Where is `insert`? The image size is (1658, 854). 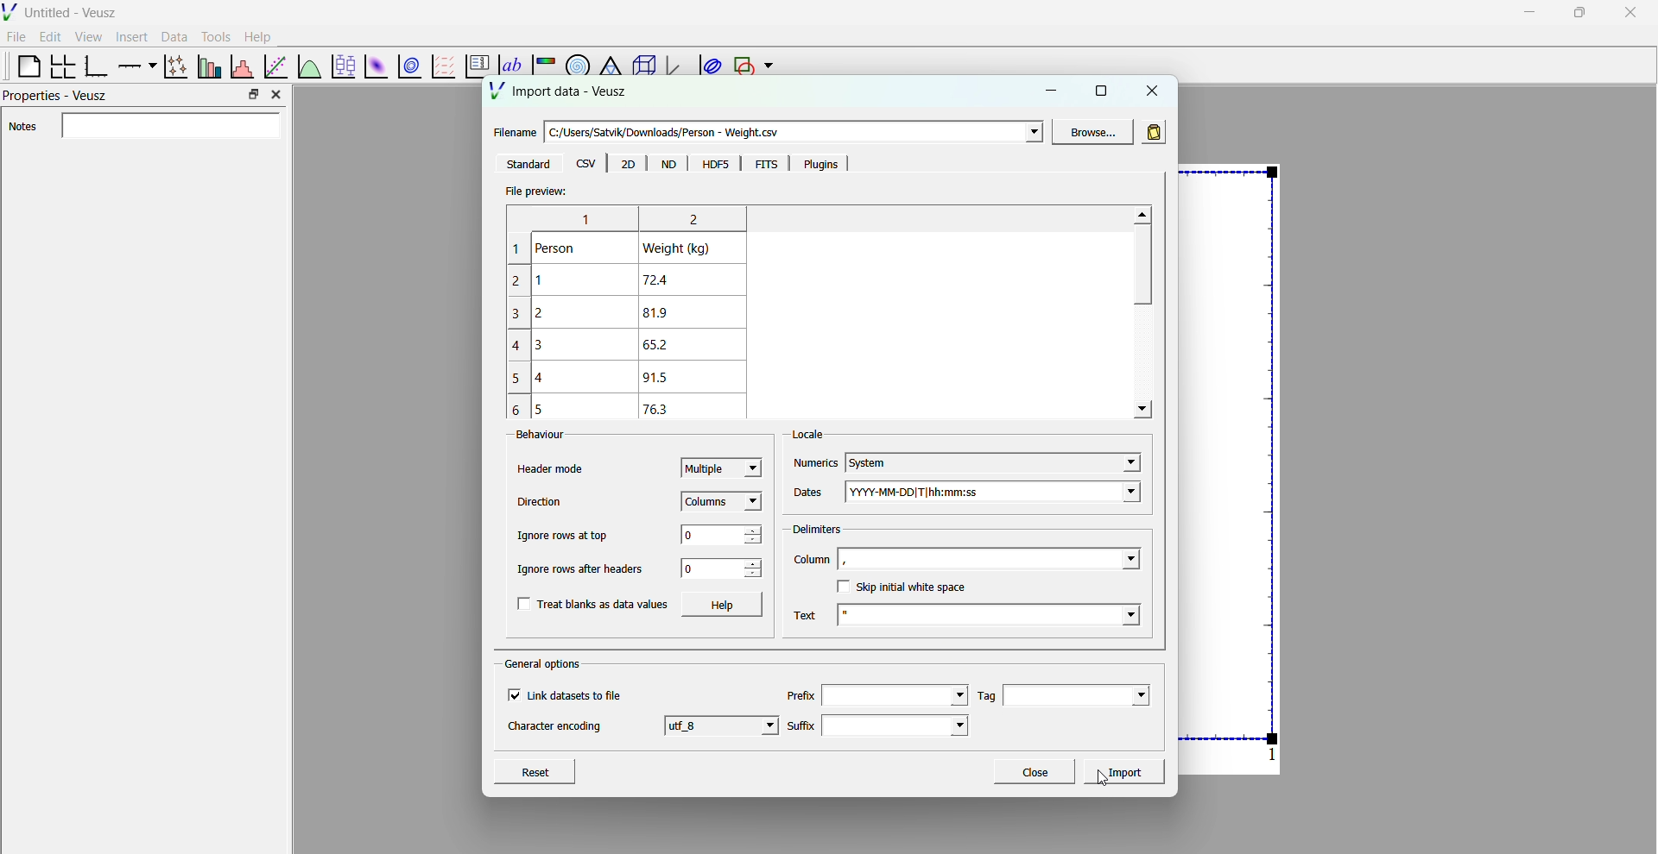
insert is located at coordinates (129, 35).